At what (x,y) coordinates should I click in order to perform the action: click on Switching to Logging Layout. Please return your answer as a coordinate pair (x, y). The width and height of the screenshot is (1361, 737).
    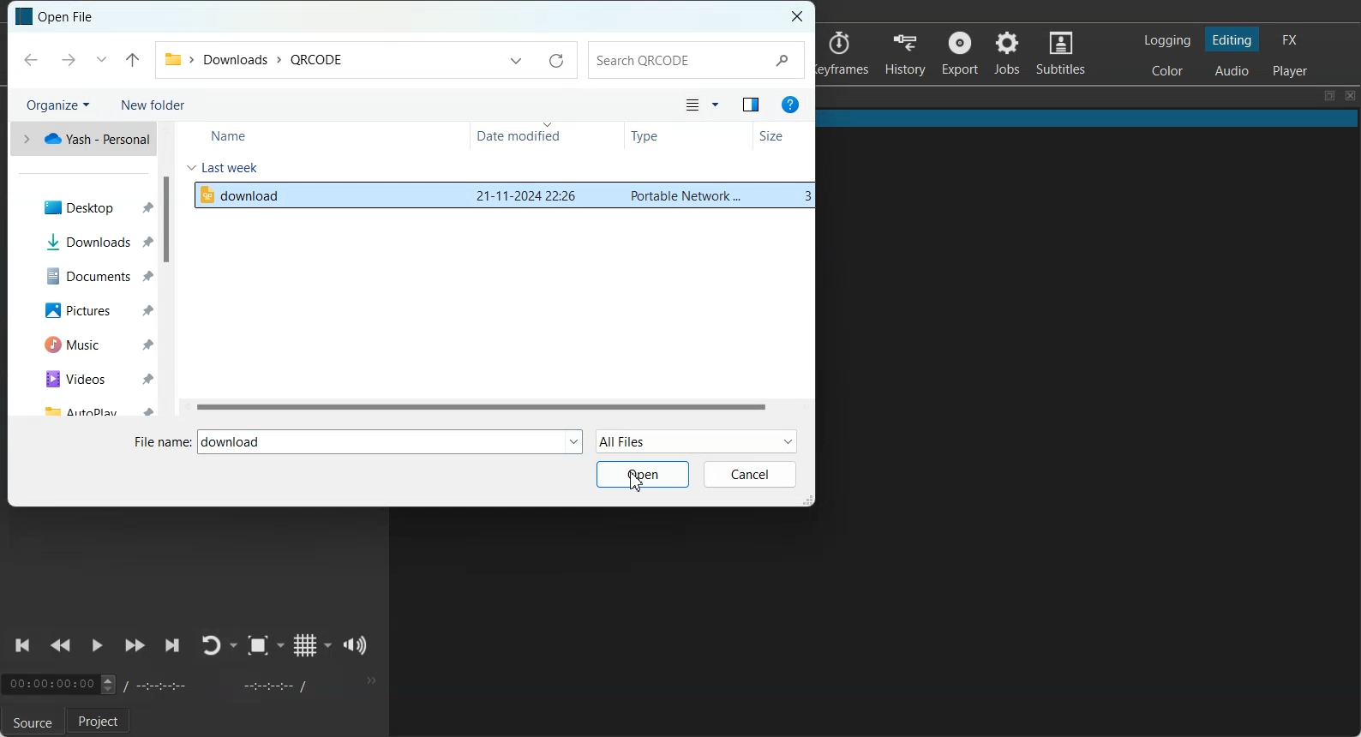
    Looking at the image, I should click on (1166, 40).